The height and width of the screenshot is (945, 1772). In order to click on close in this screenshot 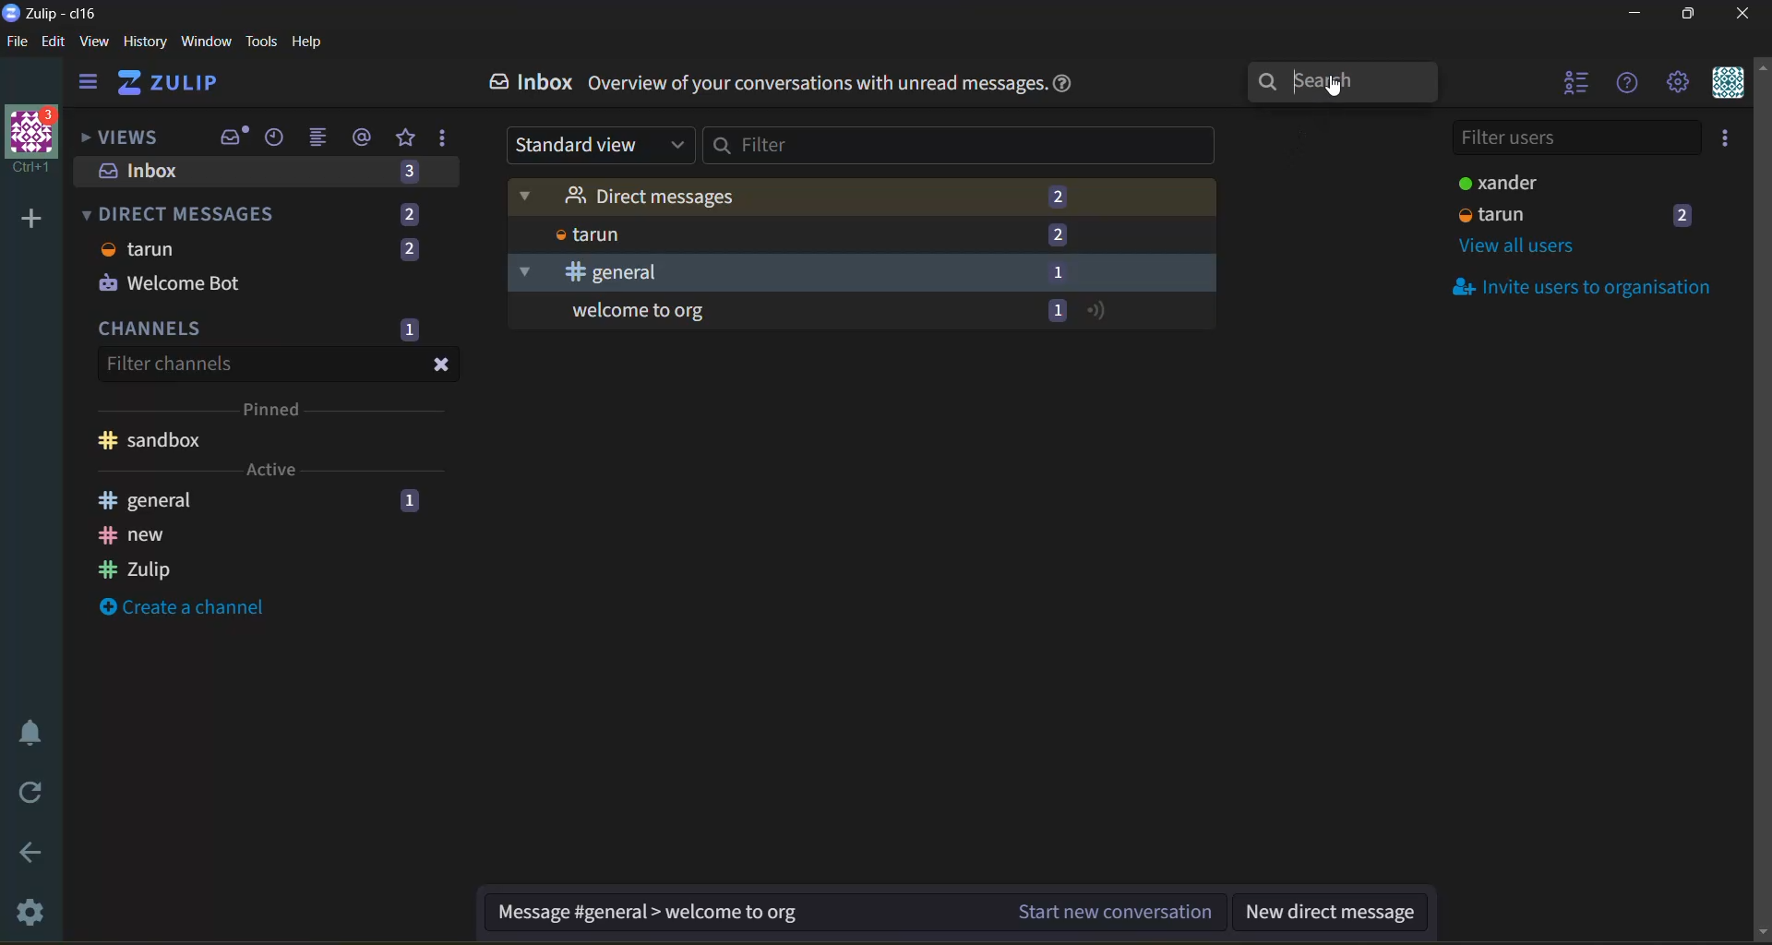, I will do `click(441, 365)`.